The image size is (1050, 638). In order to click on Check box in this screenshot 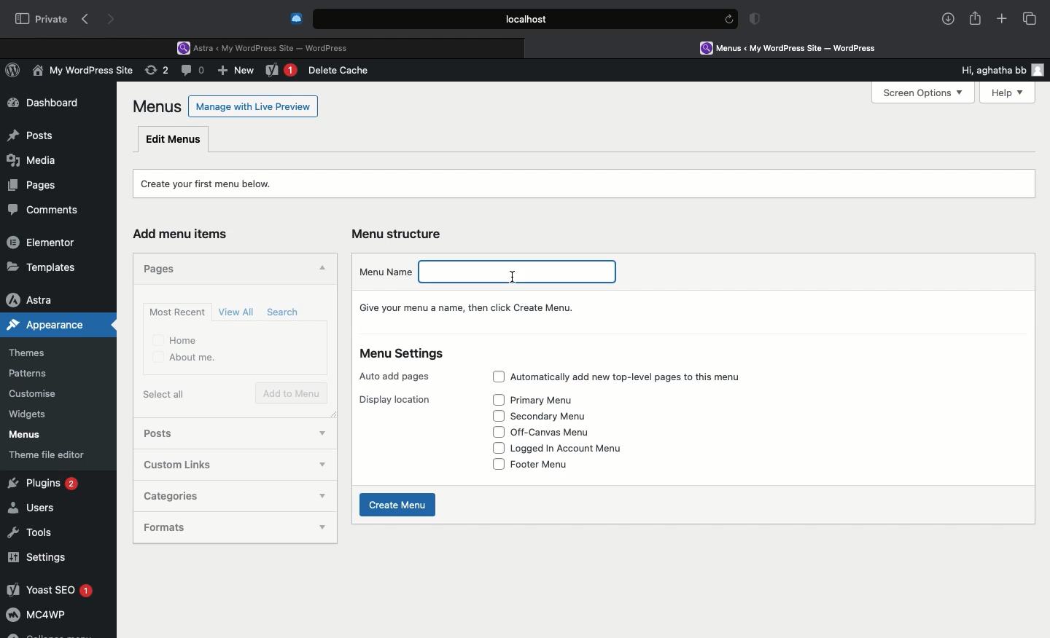, I will do `click(497, 432)`.